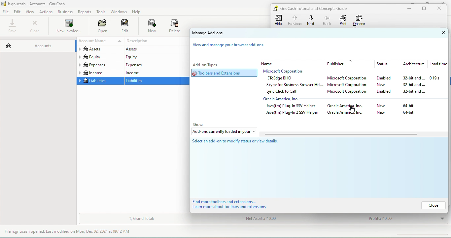 Image resolution: width=451 pixels, height=238 pixels. What do you see at coordinates (118, 12) in the screenshot?
I see `windows` at bounding box center [118, 12].